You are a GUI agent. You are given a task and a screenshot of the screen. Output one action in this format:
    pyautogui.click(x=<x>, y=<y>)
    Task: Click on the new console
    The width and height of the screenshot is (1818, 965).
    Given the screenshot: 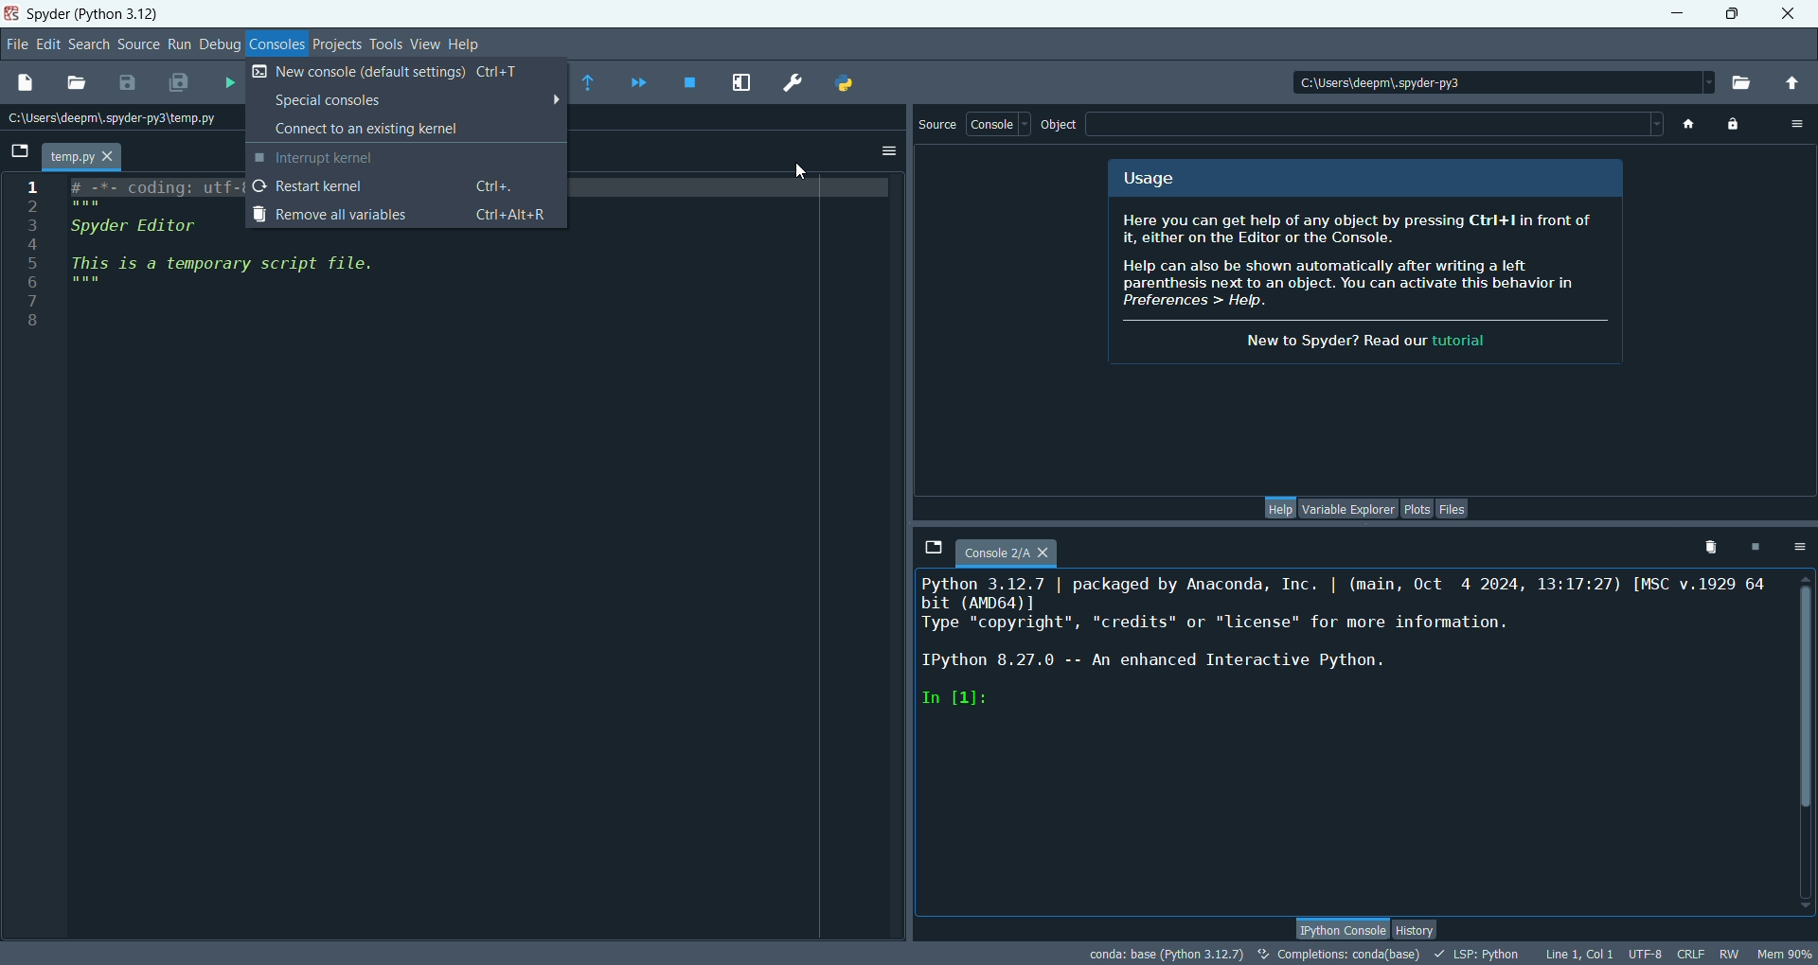 What is the action you would take?
    pyautogui.click(x=407, y=73)
    